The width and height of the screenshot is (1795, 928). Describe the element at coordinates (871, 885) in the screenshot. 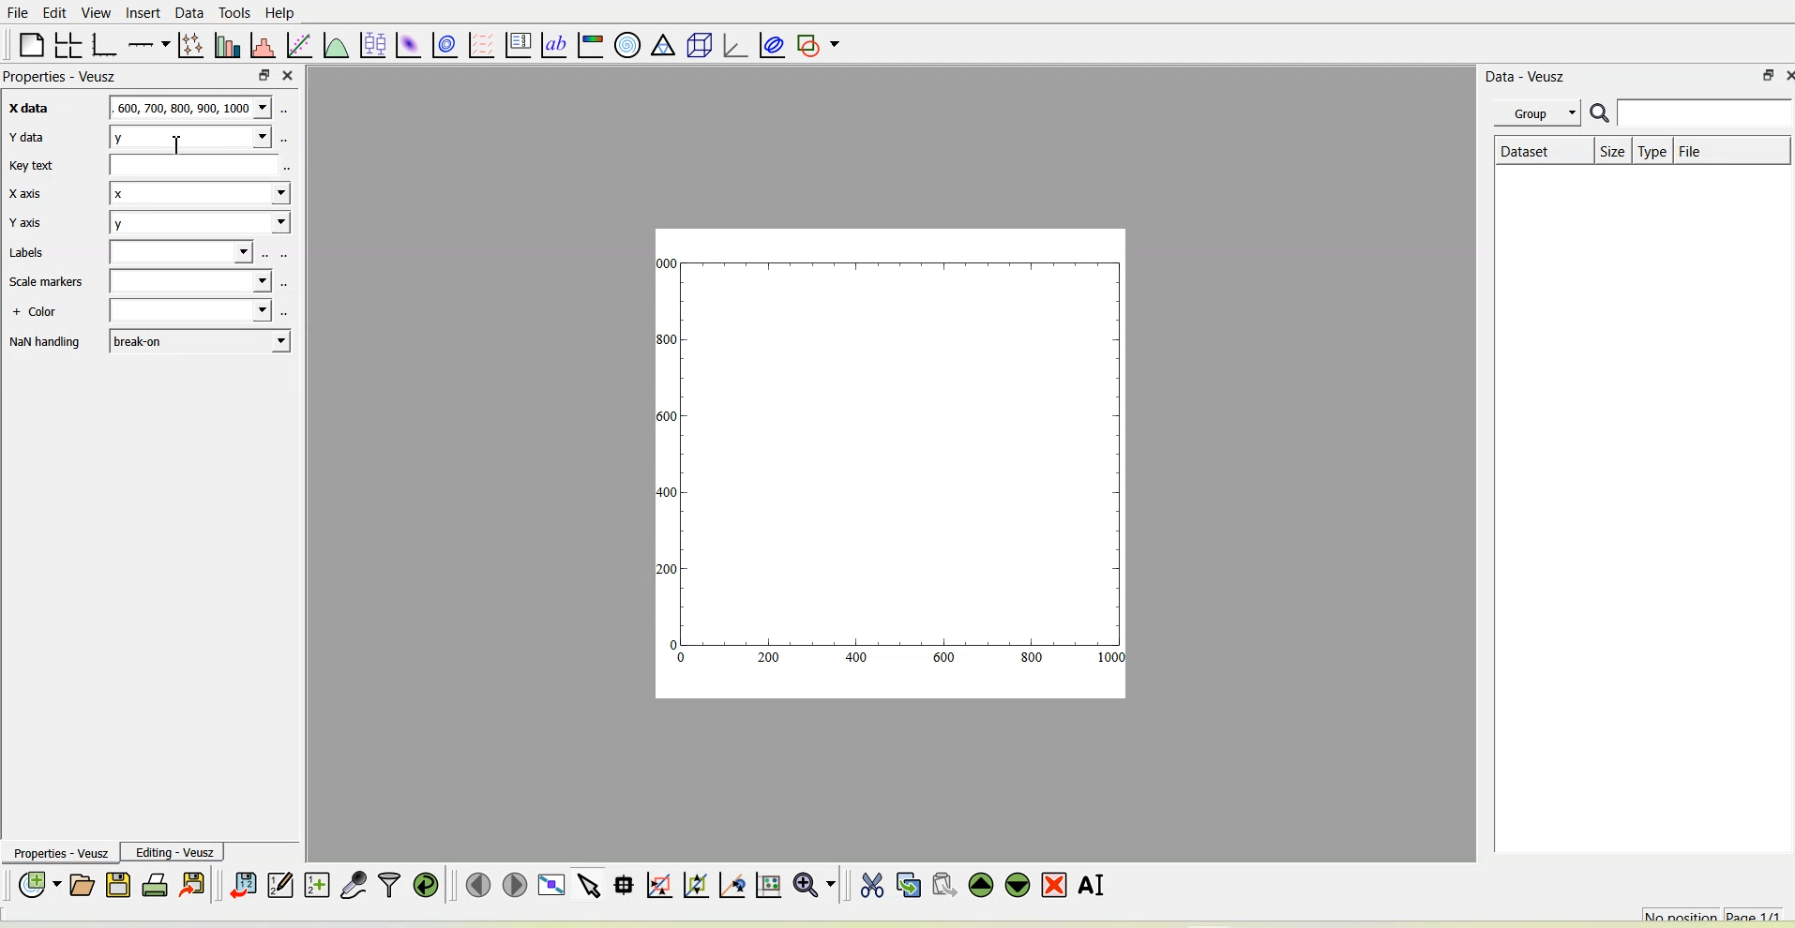

I see `Cut the selected widget` at that location.